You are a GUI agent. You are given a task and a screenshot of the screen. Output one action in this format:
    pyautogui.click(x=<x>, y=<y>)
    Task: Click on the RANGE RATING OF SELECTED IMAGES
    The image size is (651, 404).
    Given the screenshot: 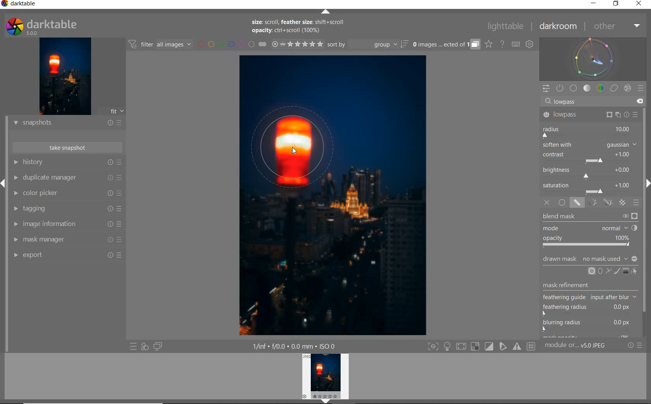 What is the action you would take?
    pyautogui.click(x=296, y=45)
    